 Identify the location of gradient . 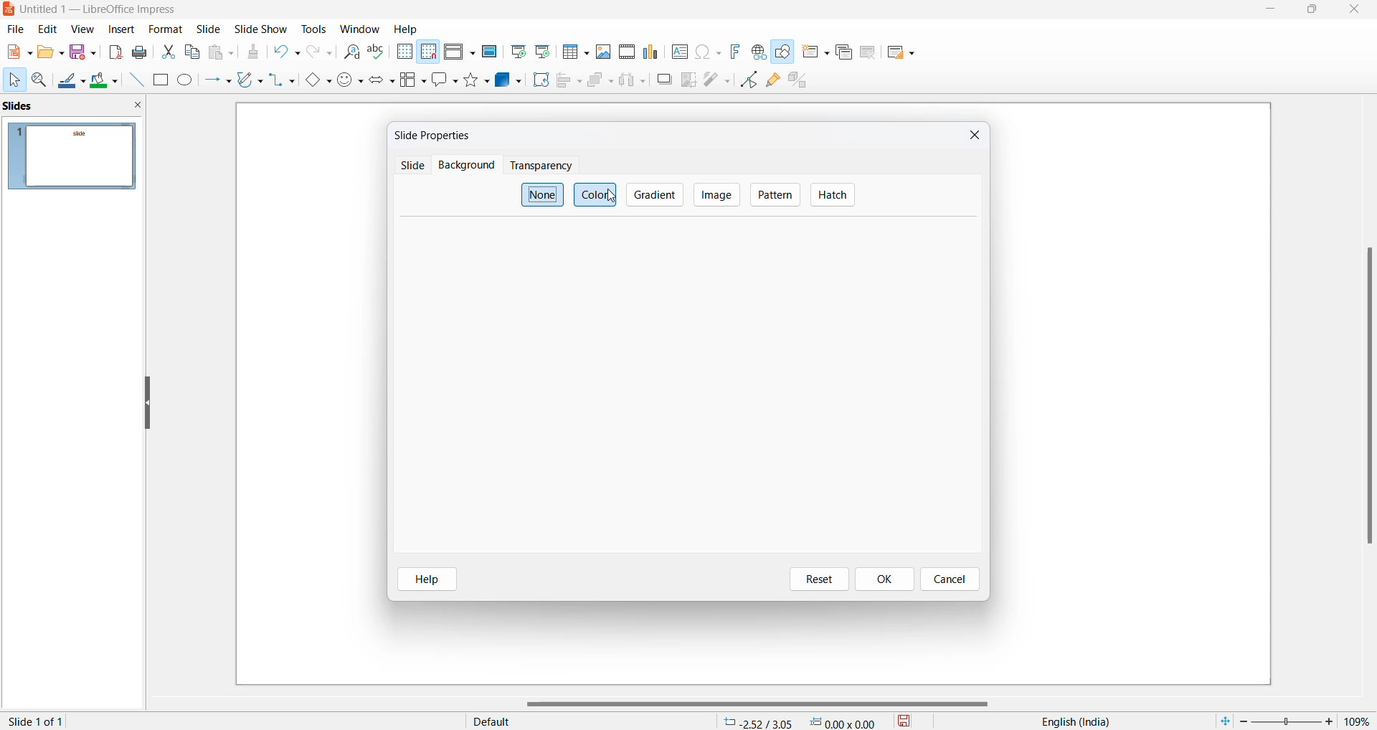
(656, 194).